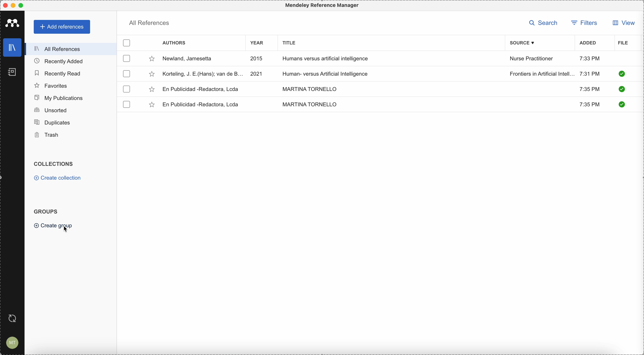 The height and width of the screenshot is (355, 644). Describe the element at coordinates (126, 73) in the screenshot. I see `checkbox` at that location.